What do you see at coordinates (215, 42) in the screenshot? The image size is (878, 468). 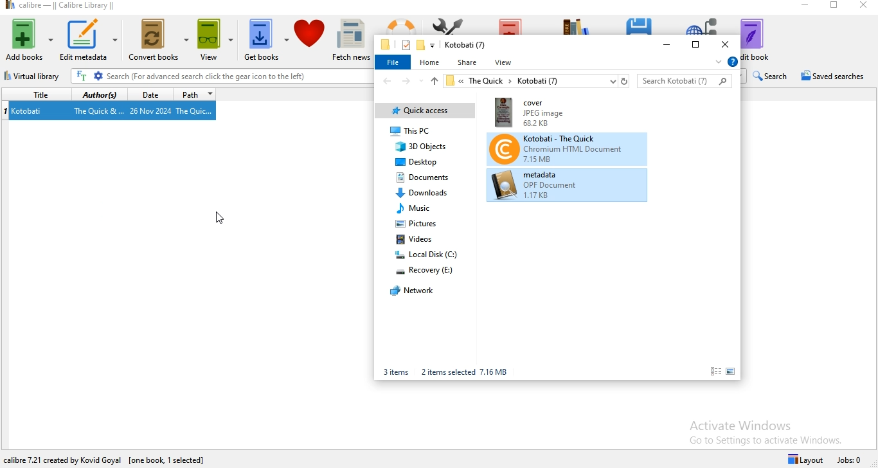 I see `view` at bounding box center [215, 42].